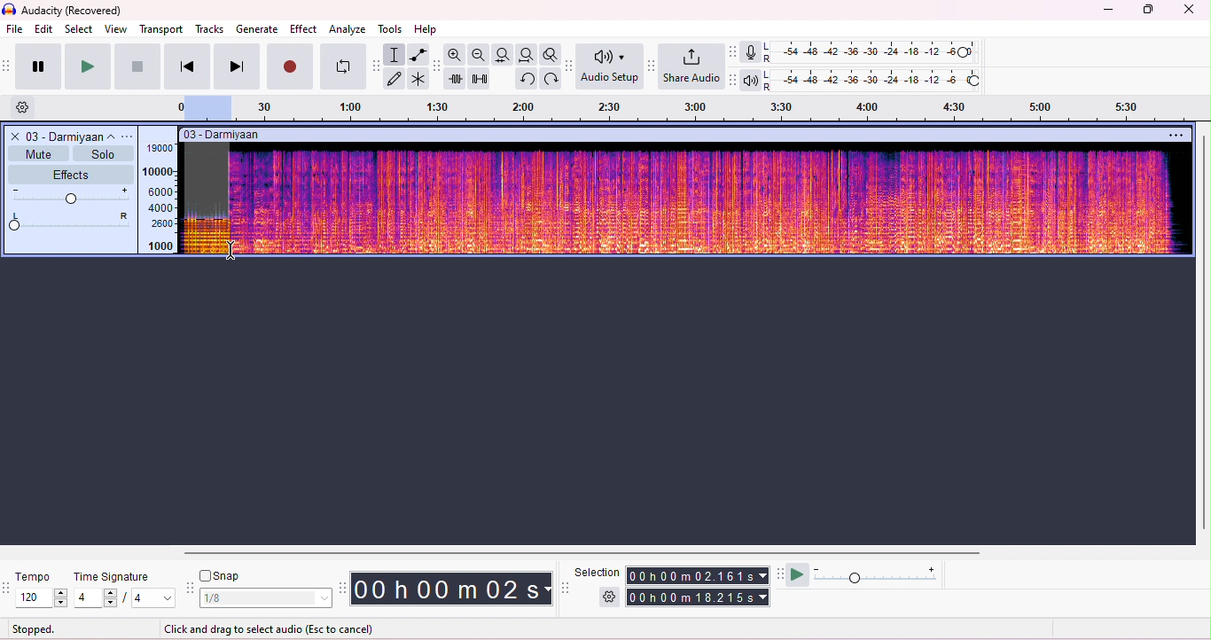 This screenshot has width=1211, height=640. I want to click on selection settings, so click(610, 597).